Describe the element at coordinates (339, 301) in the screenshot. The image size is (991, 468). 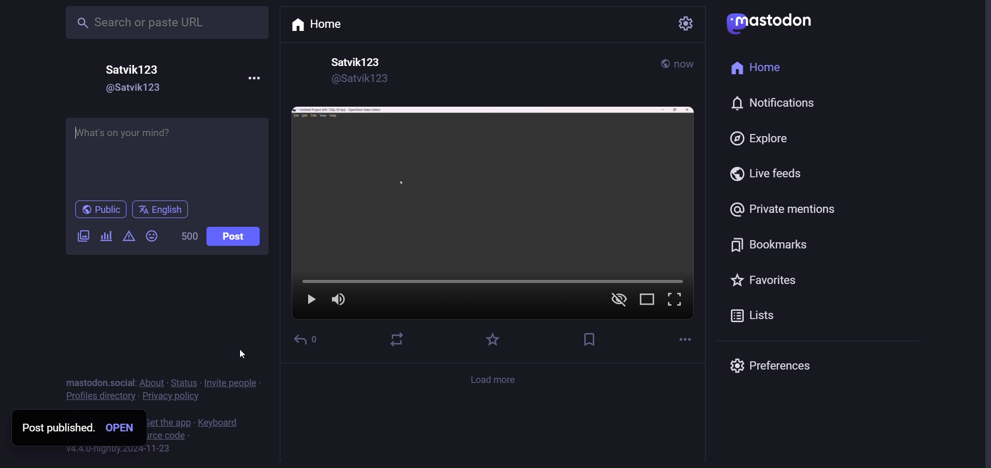
I see `volume` at that location.